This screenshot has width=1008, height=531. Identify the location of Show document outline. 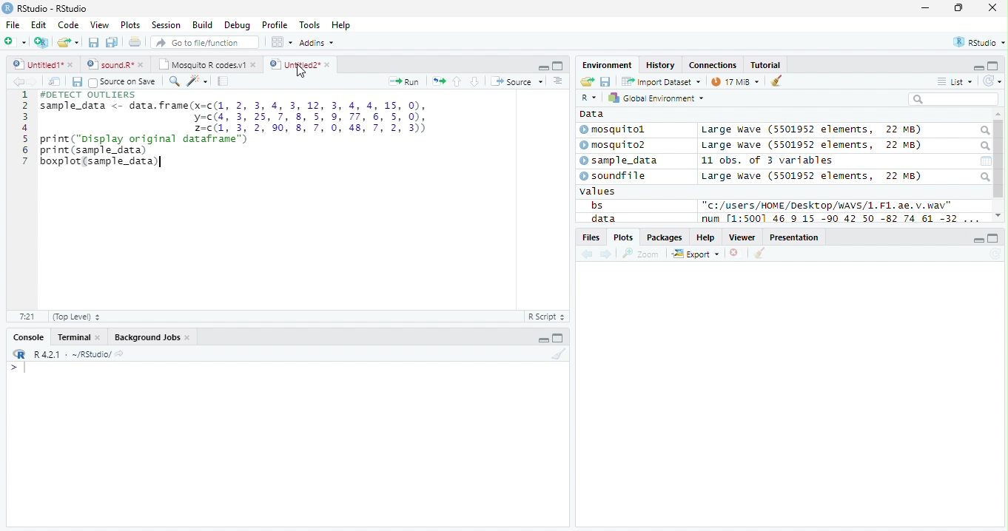
(557, 81).